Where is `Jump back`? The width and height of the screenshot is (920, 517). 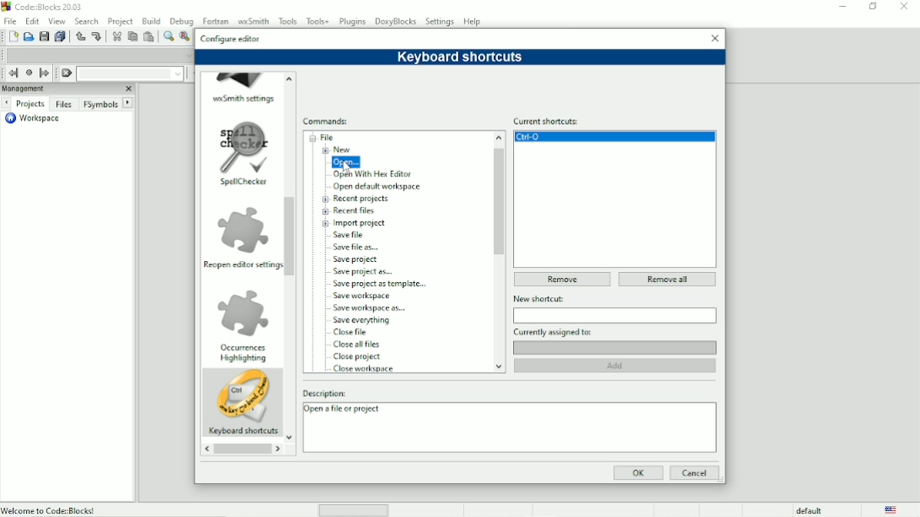
Jump back is located at coordinates (12, 73).